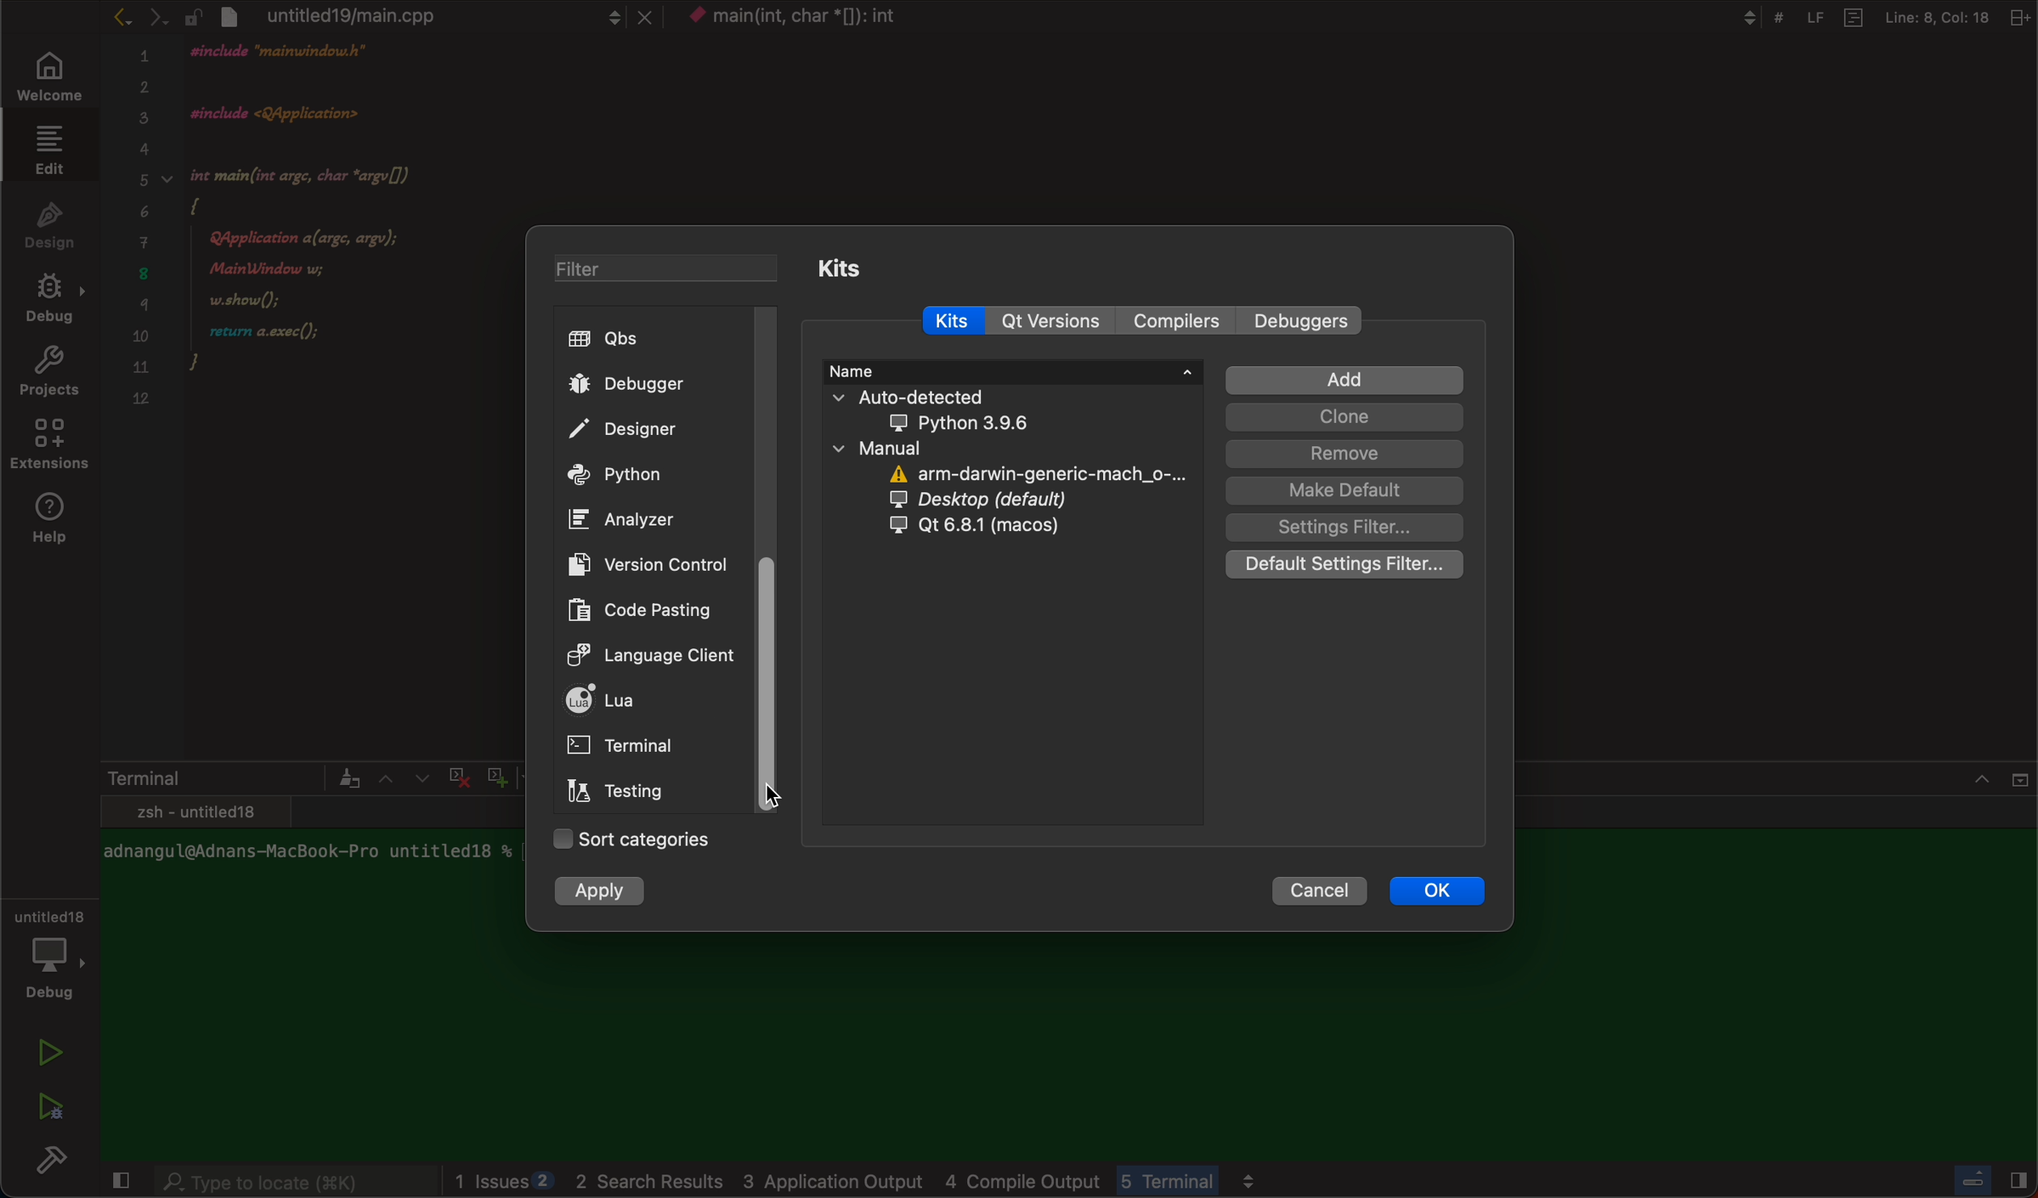 This screenshot has width=2038, height=1198. What do you see at coordinates (835, 268) in the screenshot?
I see `kits` at bounding box center [835, 268].